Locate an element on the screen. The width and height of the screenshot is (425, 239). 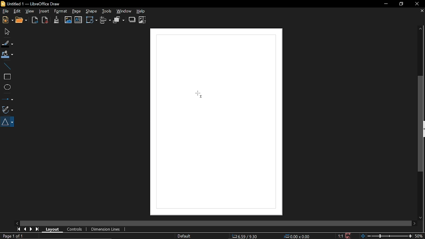
Select is located at coordinates (6, 31).